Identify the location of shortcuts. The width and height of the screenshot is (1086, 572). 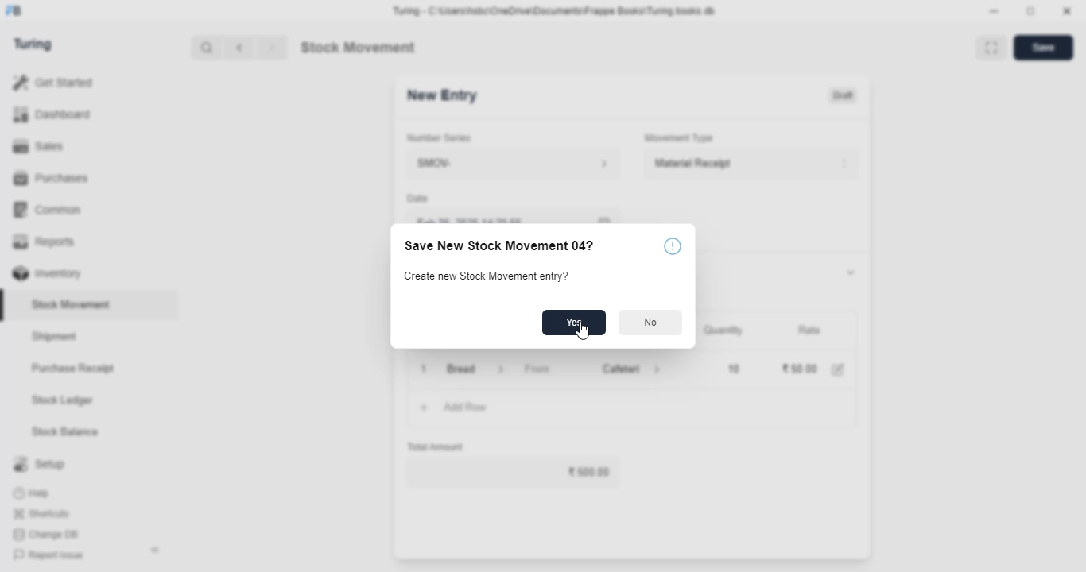
(41, 514).